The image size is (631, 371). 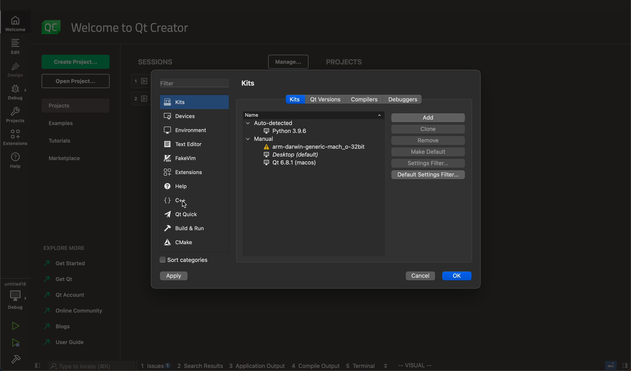 I want to click on Cursor, so click(x=183, y=205).